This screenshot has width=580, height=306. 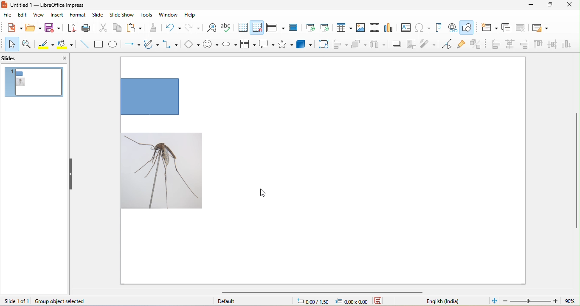 I want to click on redo, so click(x=192, y=27).